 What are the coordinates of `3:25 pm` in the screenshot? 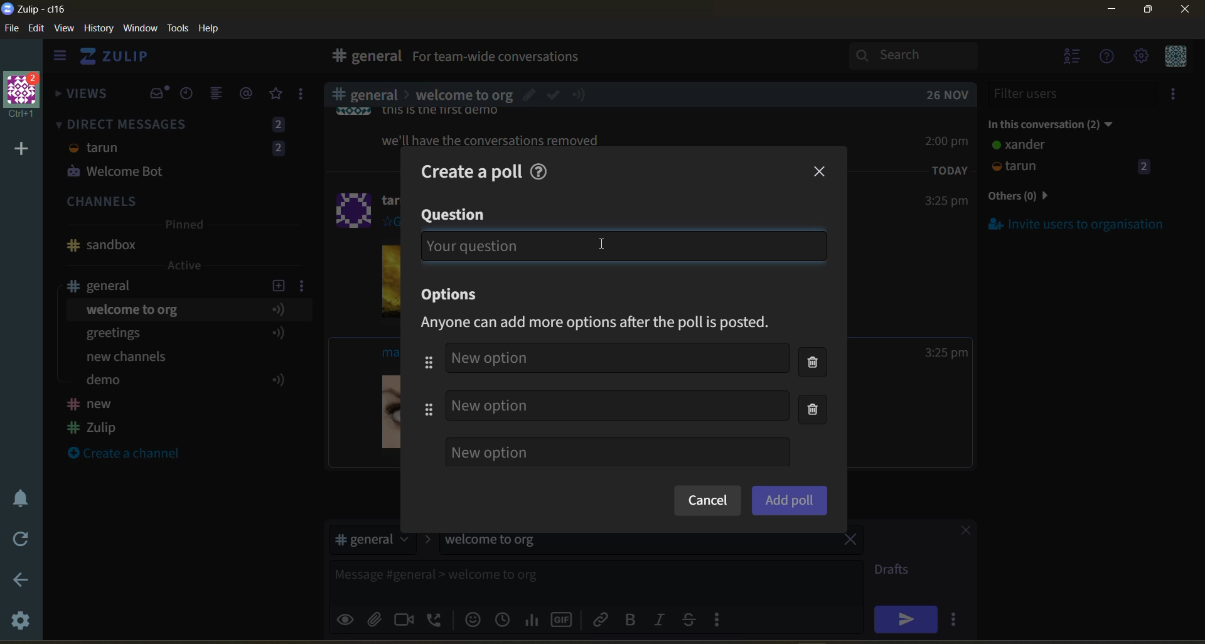 It's located at (946, 353).